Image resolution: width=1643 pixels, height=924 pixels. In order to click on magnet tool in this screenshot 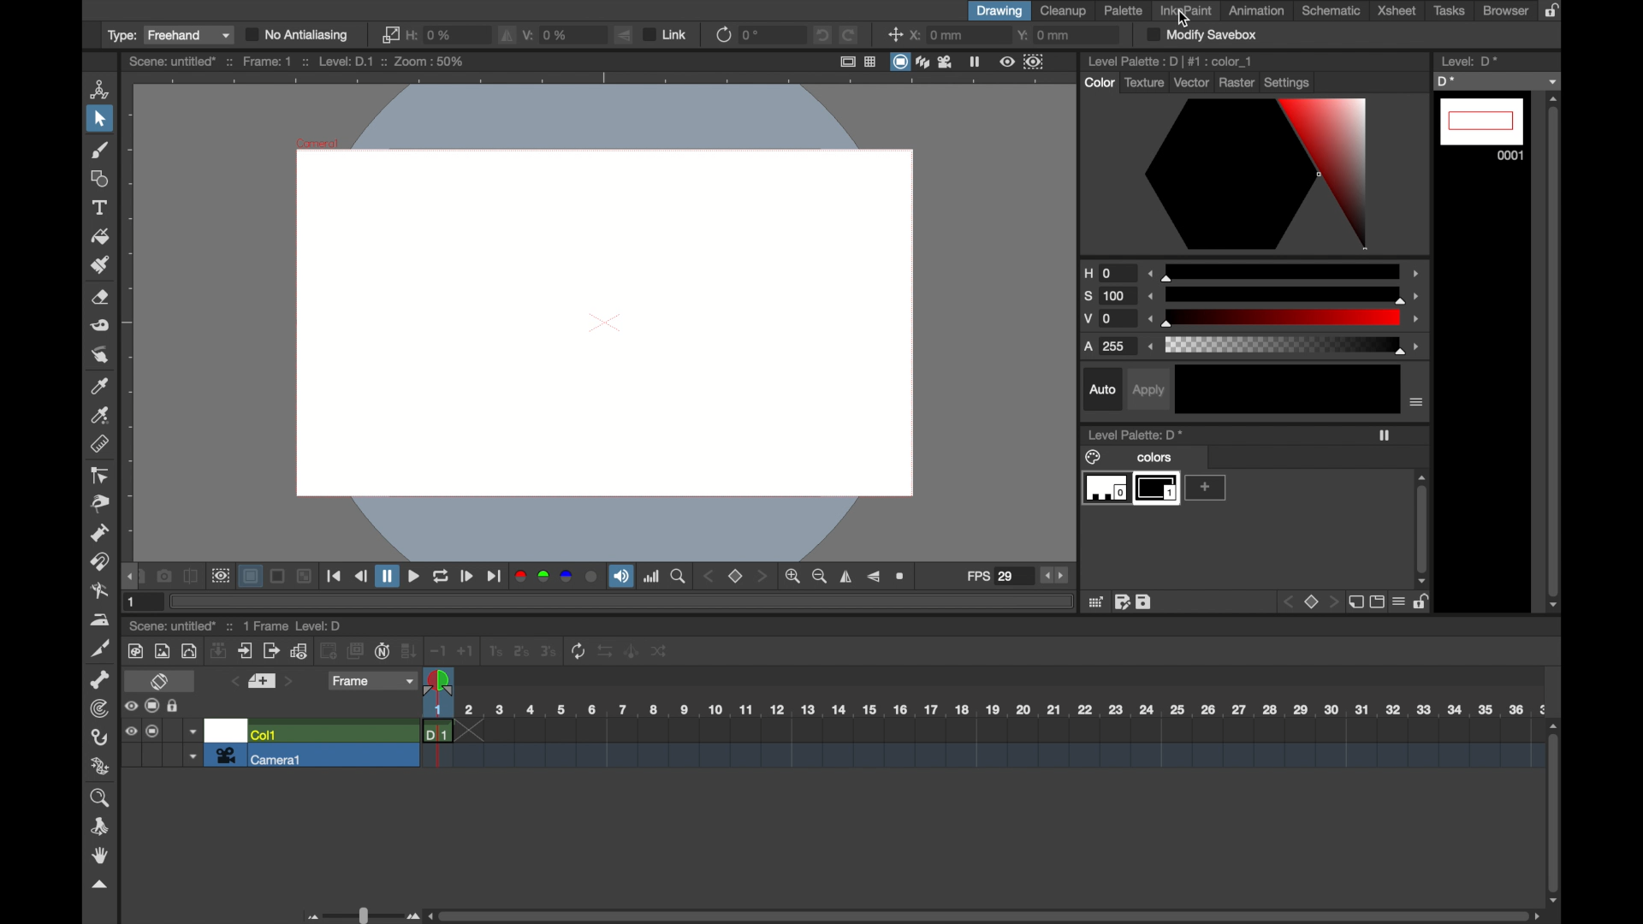, I will do `click(98, 562)`.